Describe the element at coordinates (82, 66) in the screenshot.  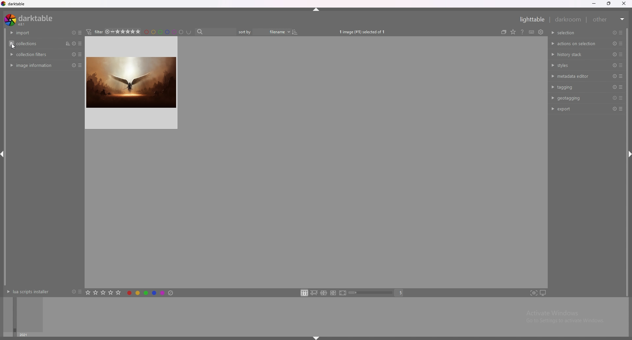
I see `presets` at that location.